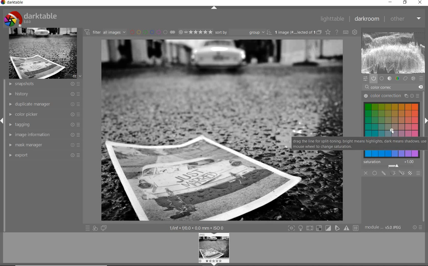  I want to click on other, so click(406, 19).